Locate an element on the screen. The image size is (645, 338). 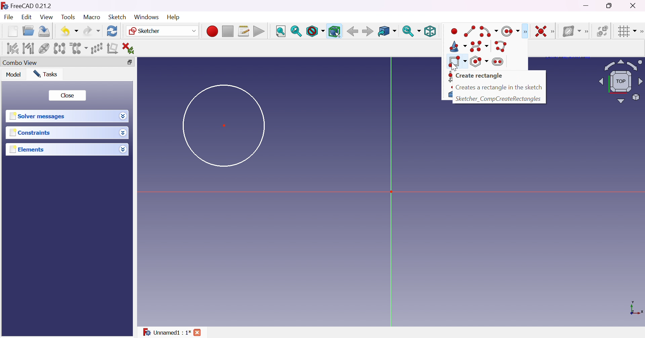
Macro is located at coordinates (92, 17).